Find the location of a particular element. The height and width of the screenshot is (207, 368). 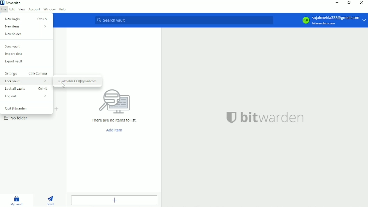

There are no items to list is located at coordinates (114, 105).